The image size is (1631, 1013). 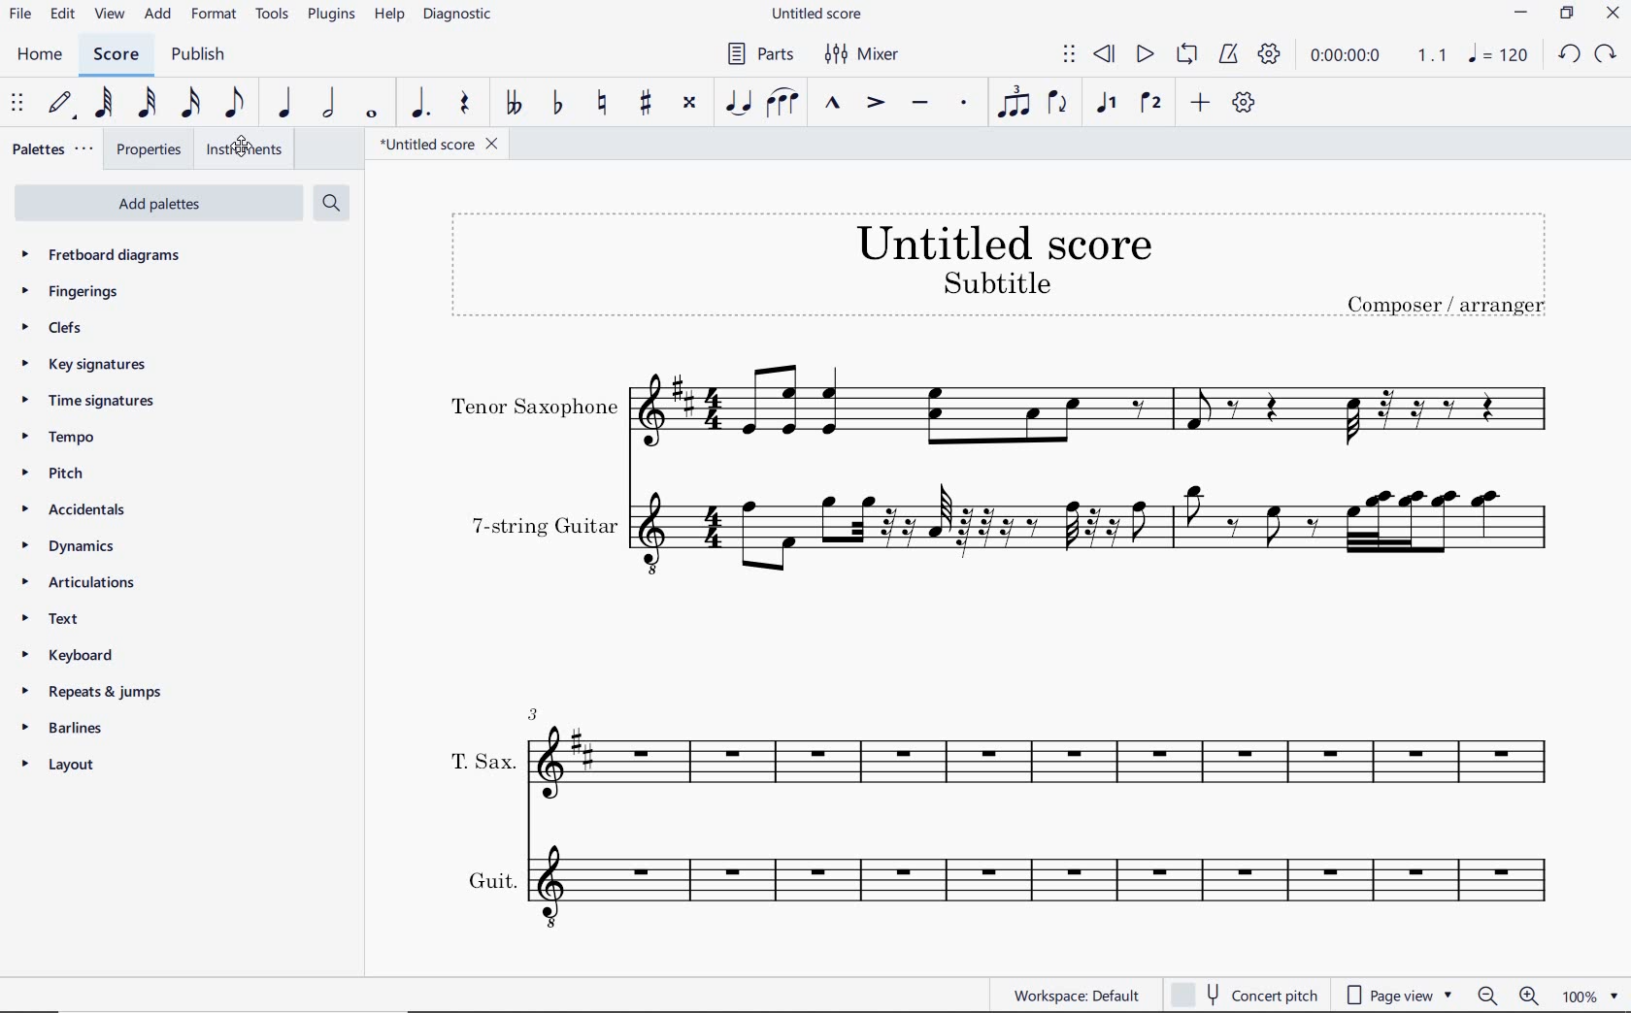 What do you see at coordinates (1070, 57) in the screenshot?
I see `SELECT TO MOVE` at bounding box center [1070, 57].